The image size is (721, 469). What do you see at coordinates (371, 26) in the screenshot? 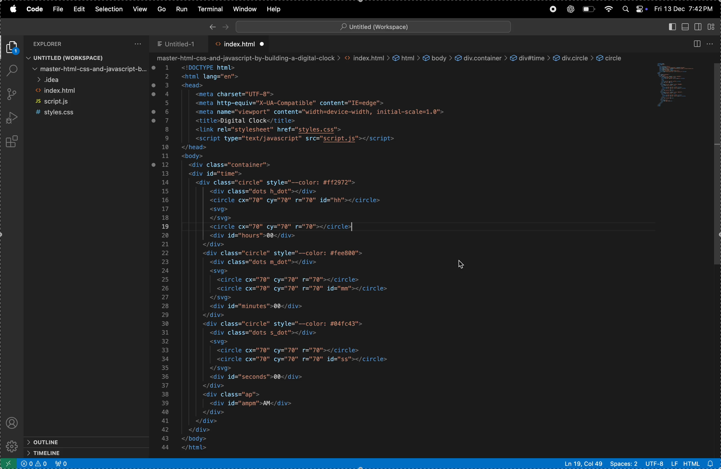
I see `untitled work scape` at bounding box center [371, 26].